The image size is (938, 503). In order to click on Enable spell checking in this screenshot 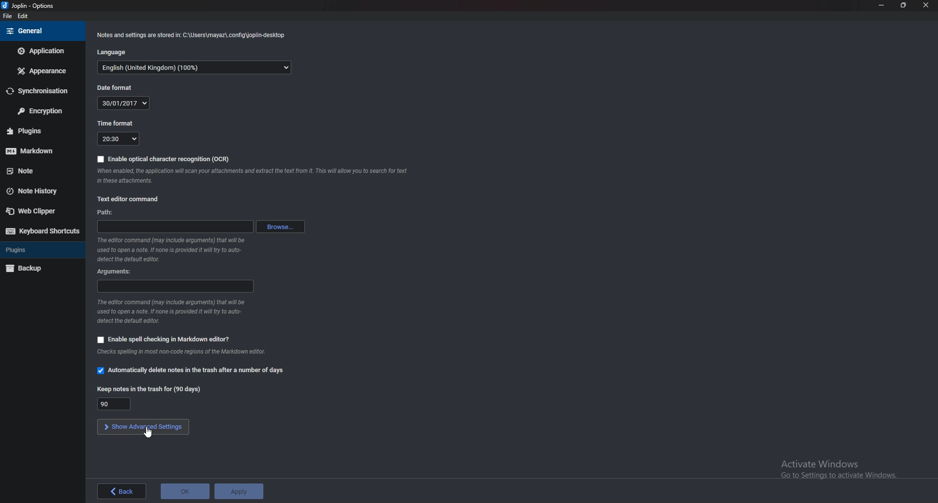, I will do `click(162, 339)`.